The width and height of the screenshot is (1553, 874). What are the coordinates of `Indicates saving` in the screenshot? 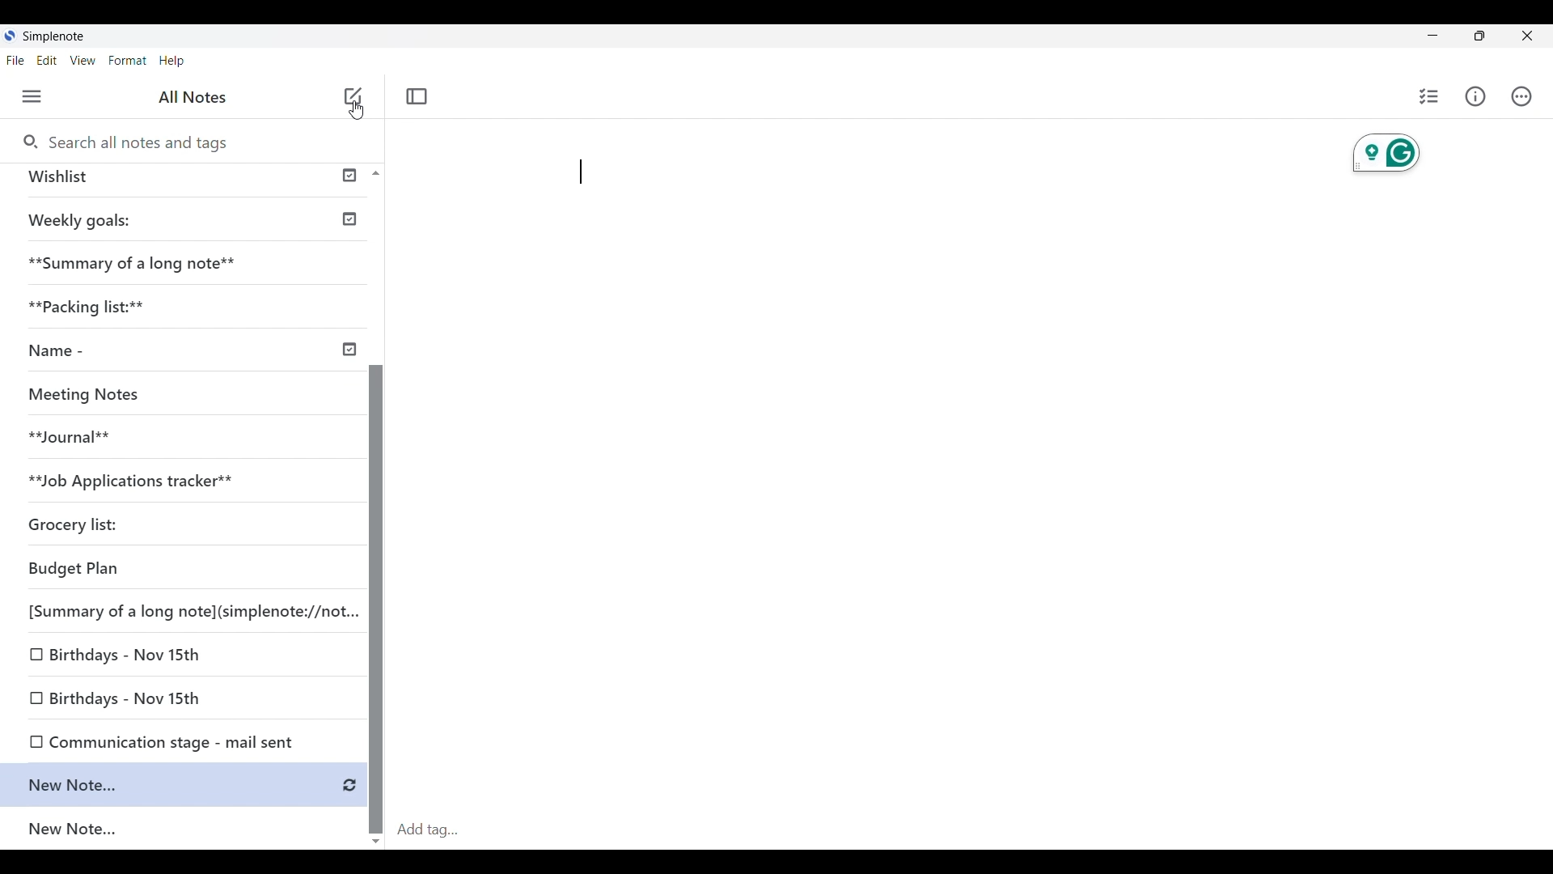 It's located at (349, 786).